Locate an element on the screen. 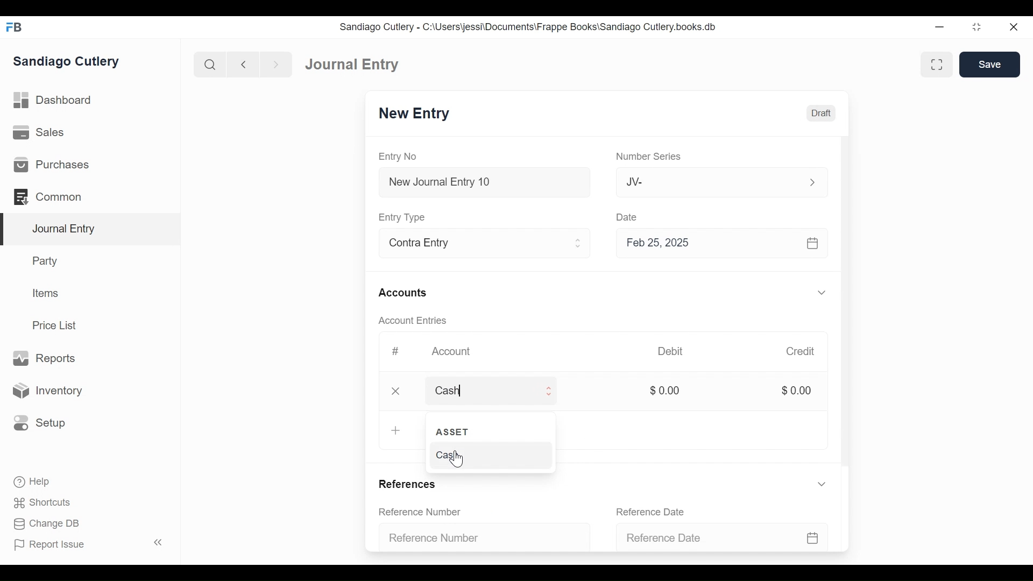 This screenshot has height=581, width=1033. Cash is located at coordinates (485, 456).